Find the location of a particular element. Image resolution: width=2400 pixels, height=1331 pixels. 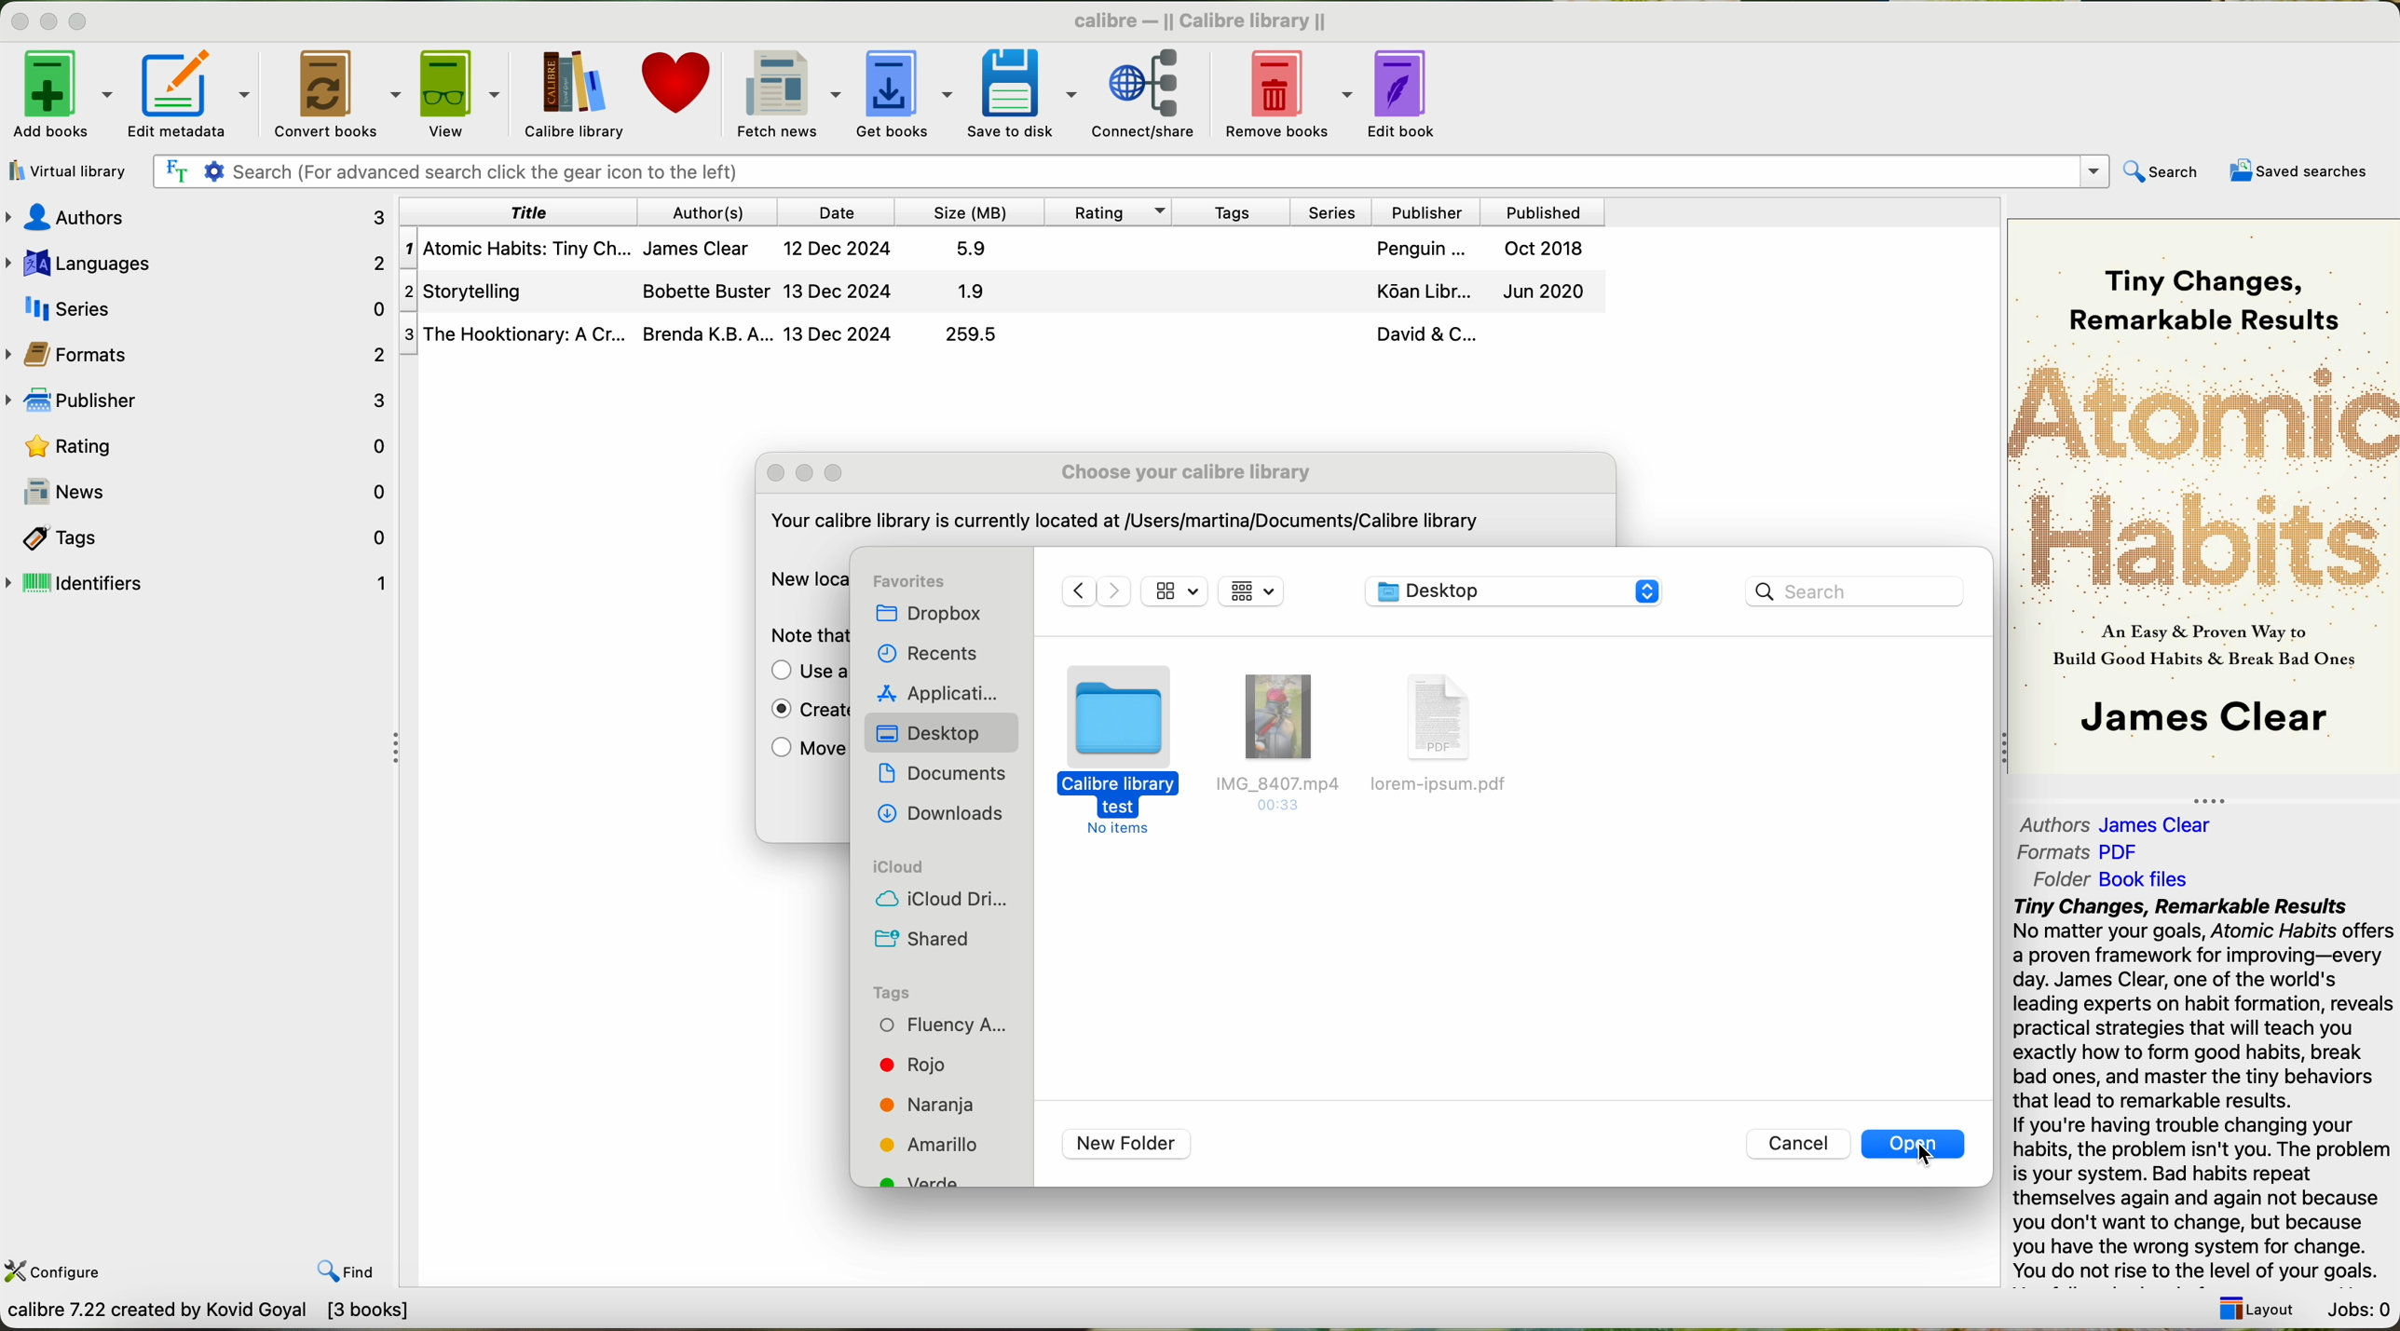

find is located at coordinates (332, 1257).